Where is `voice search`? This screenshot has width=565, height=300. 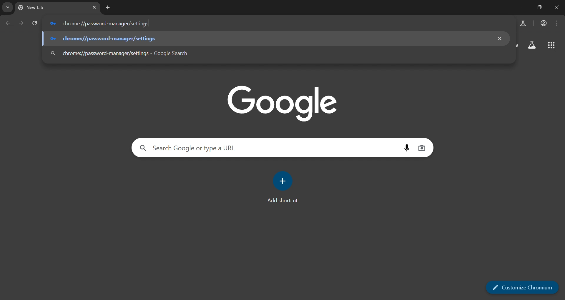 voice search is located at coordinates (408, 148).